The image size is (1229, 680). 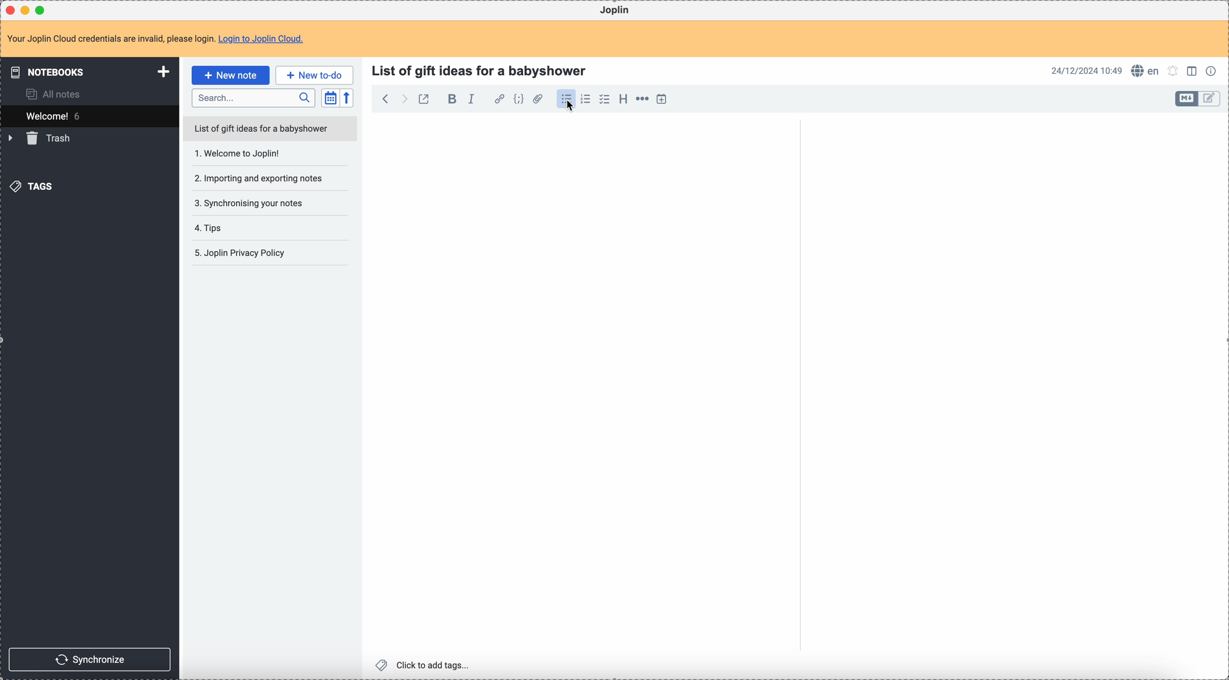 I want to click on click on bulleted list, so click(x=569, y=100).